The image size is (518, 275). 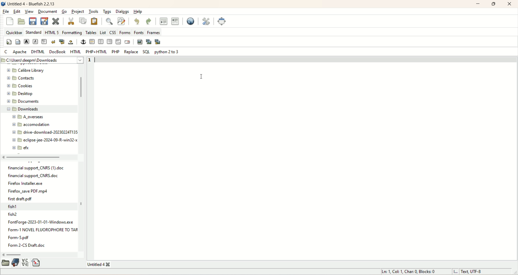 I want to click on edit preferences, so click(x=206, y=20).